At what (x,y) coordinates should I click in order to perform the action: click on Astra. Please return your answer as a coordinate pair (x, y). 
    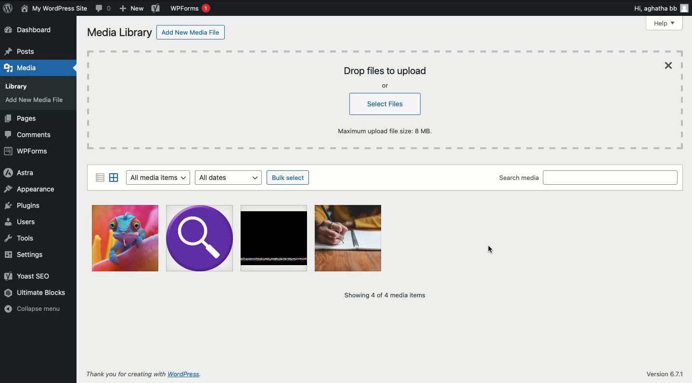
    Looking at the image, I should click on (18, 173).